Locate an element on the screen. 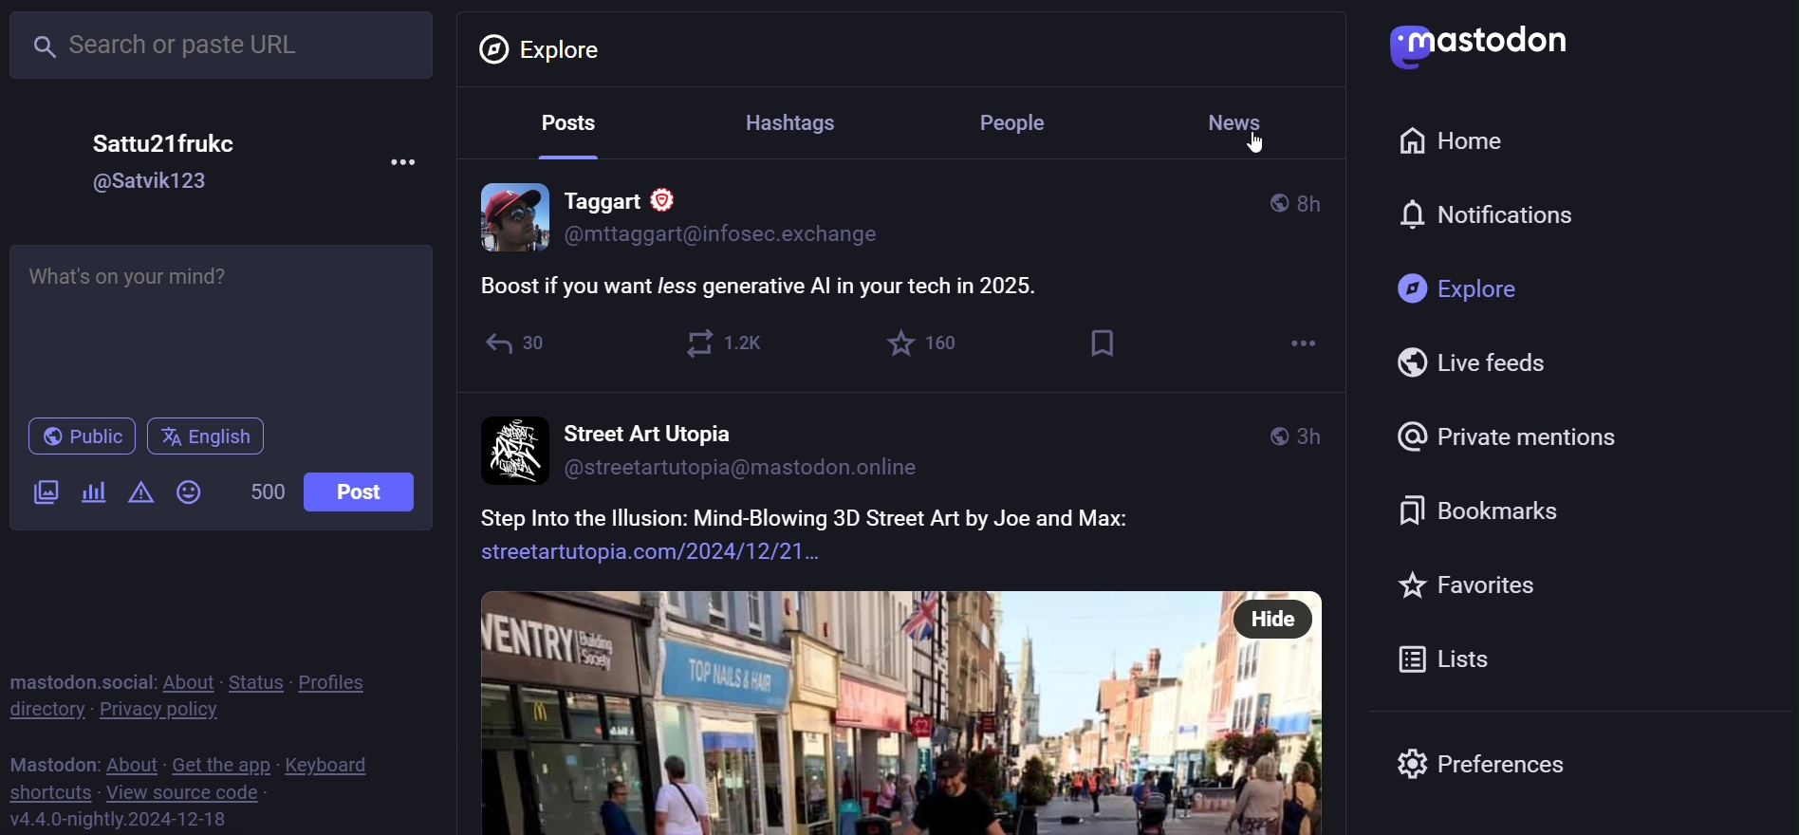 This screenshot has width=1799, height=835. about is located at coordinates (129, 763).